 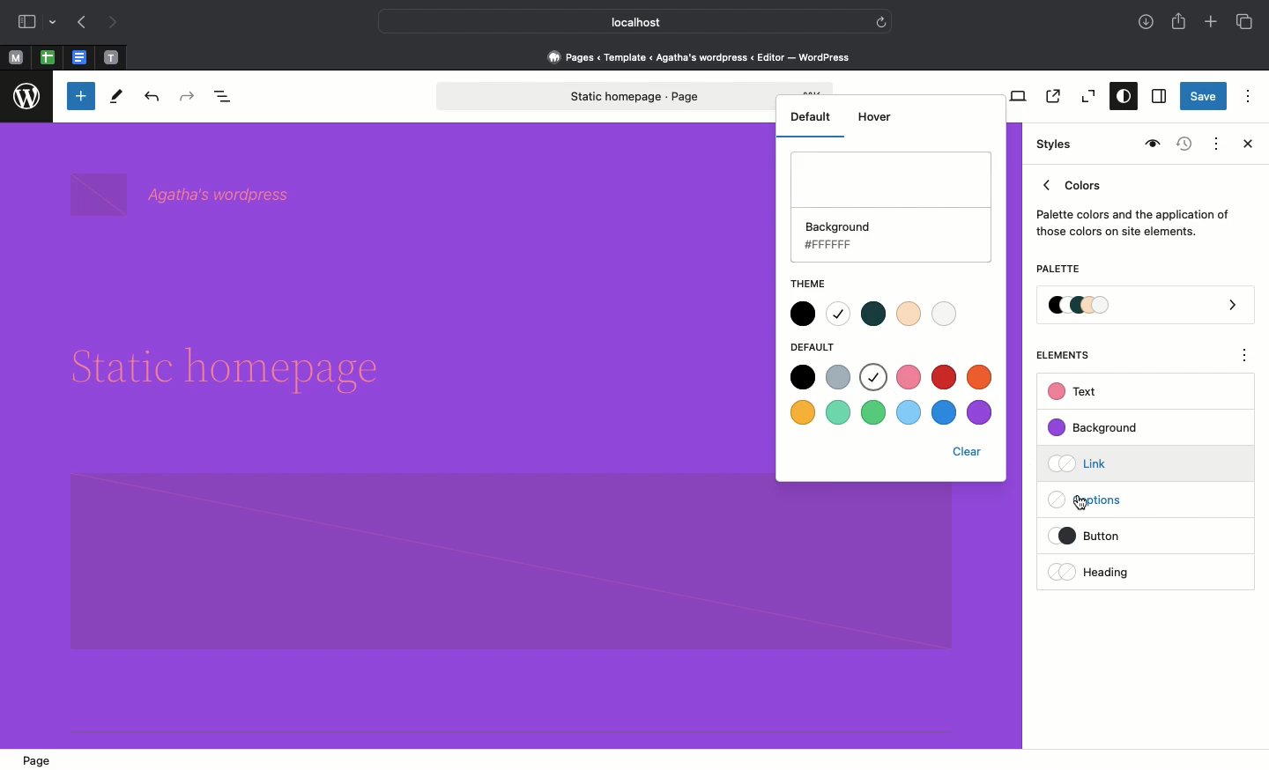 I want to click on Next page, so click(x=113, y=23).